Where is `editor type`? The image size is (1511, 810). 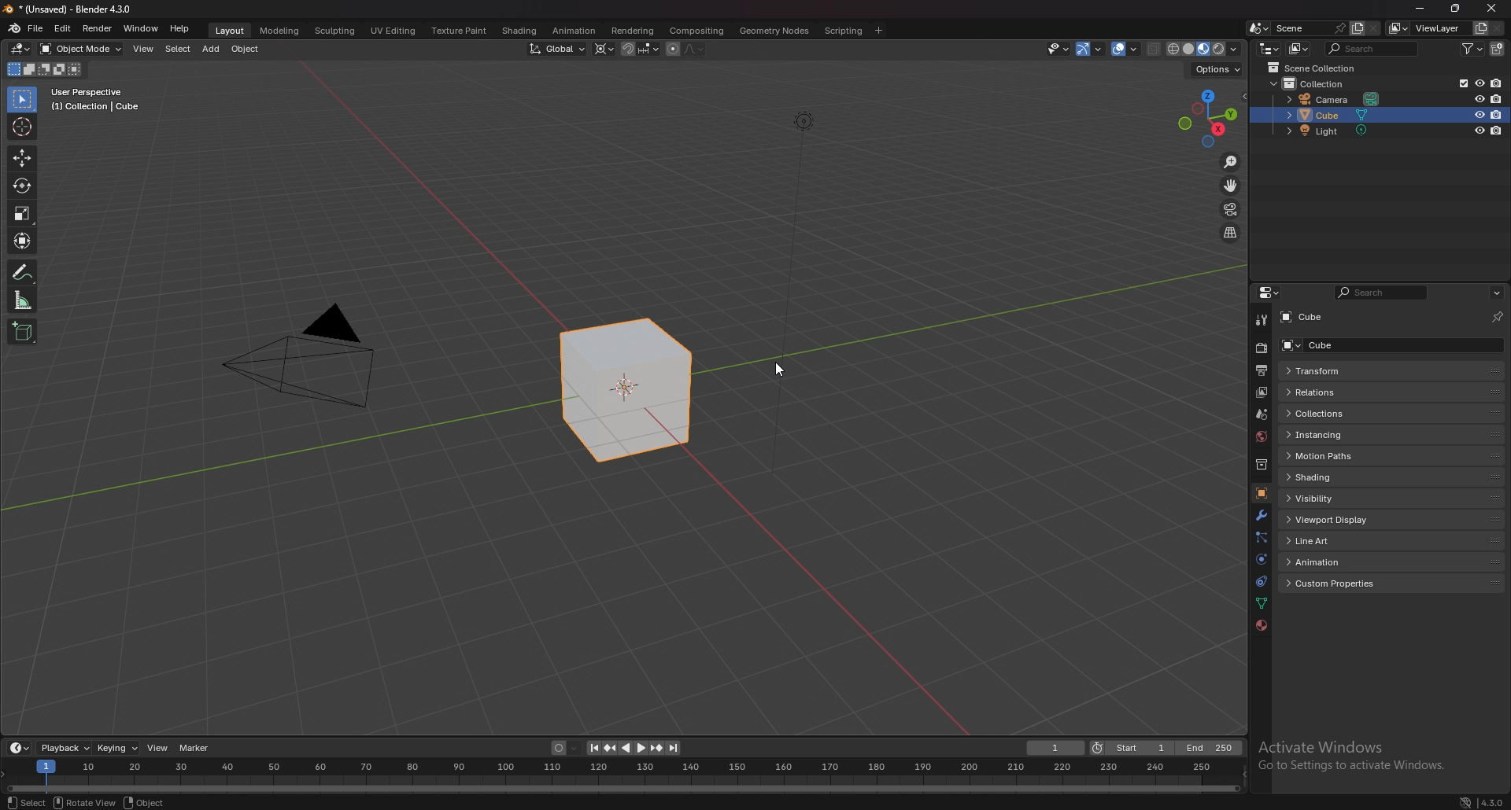
editor type is located at coordinates (1267, 293).